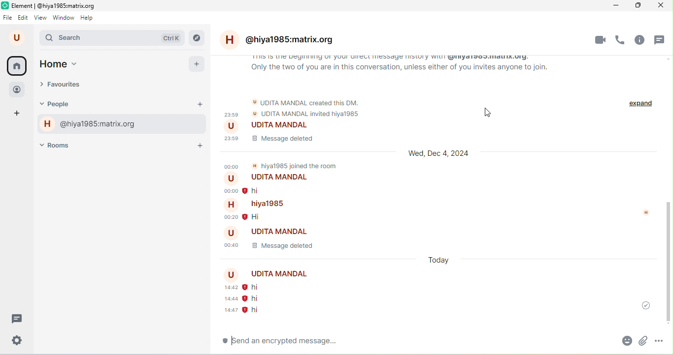 Image resolution: width=673 pixels, height=355 pixels. I want to click on file, so click(8, 17).